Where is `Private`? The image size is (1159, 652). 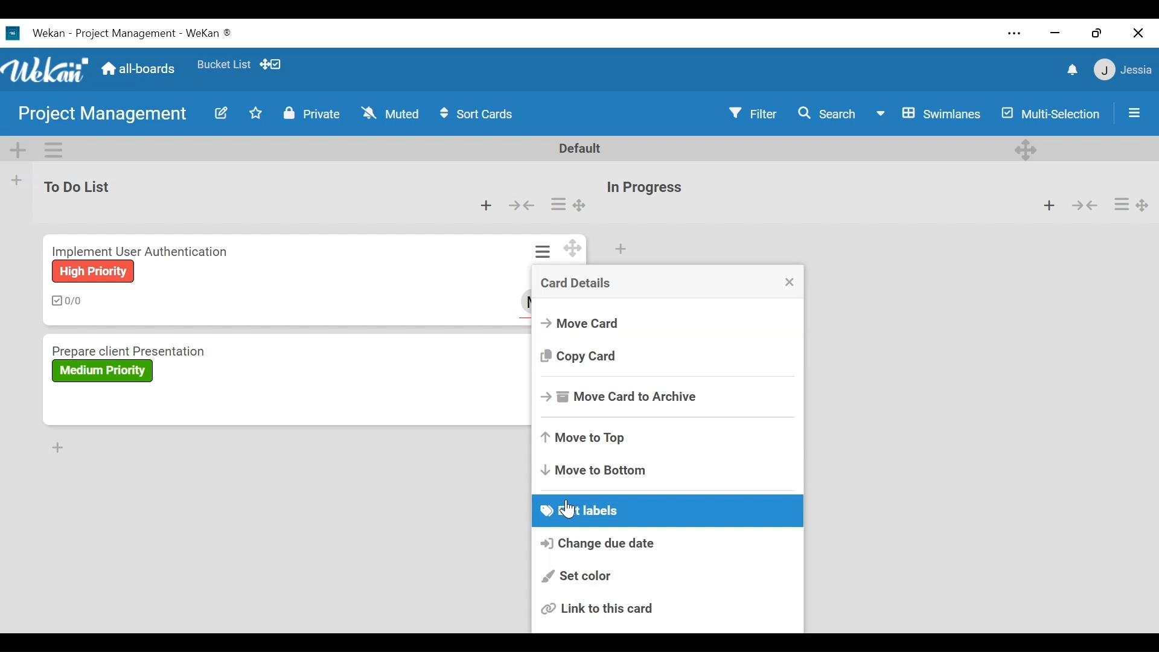 Private is located at coordinates (313, 113).